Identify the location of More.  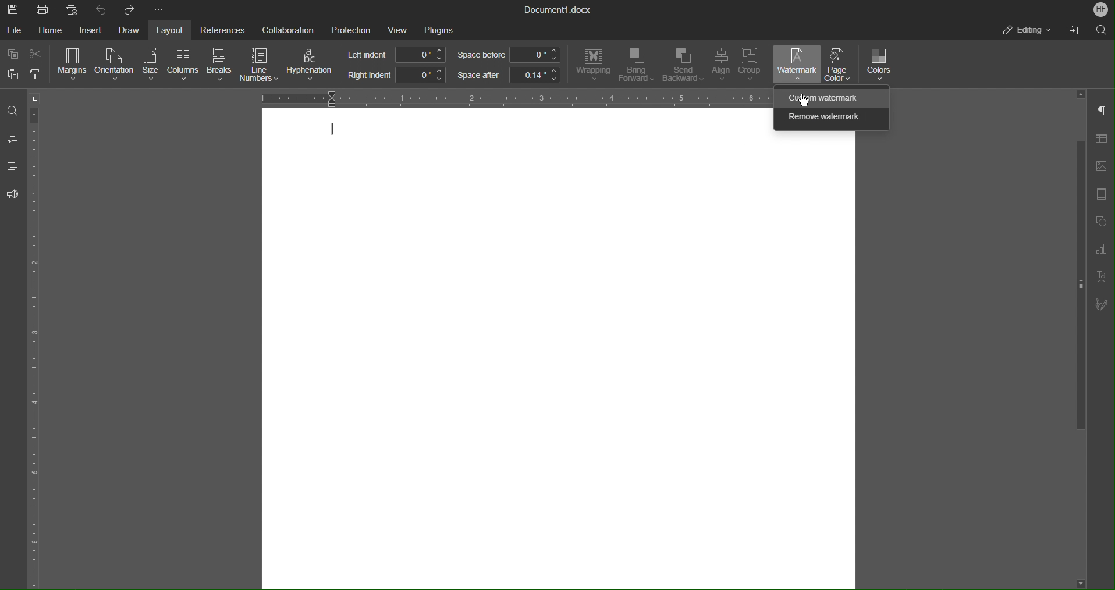
(160, 10).